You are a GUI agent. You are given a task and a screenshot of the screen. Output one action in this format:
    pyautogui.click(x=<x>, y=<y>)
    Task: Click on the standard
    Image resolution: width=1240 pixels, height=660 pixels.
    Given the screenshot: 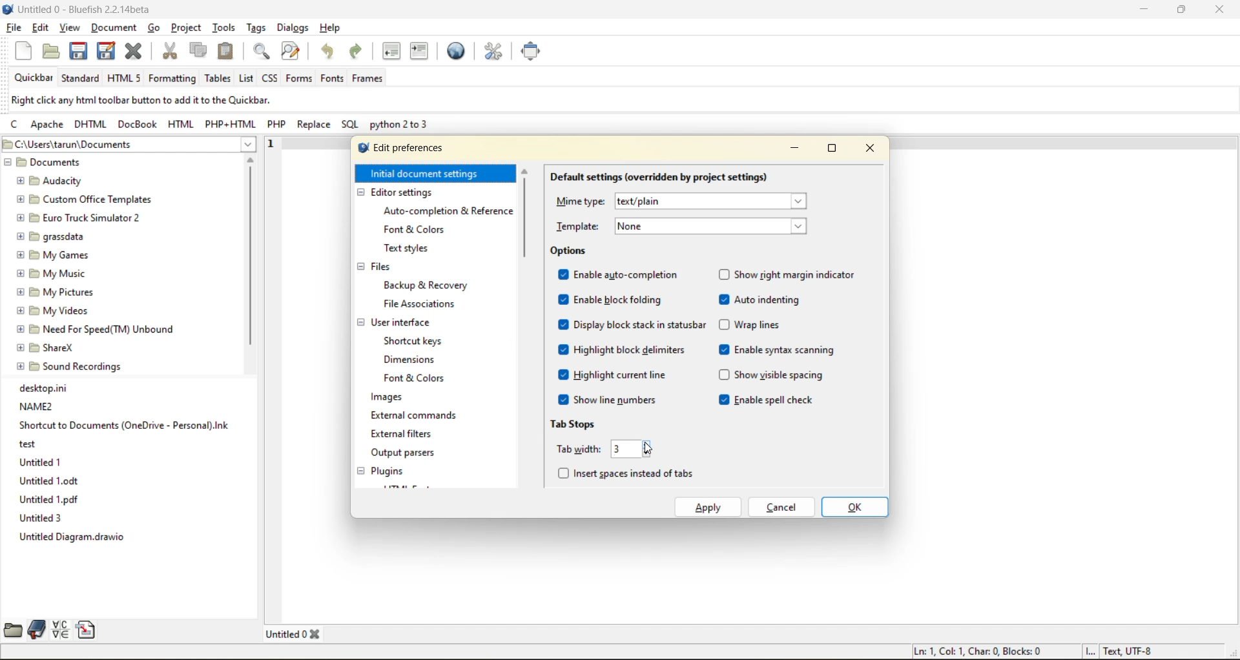 What is the action you would take?
    pyautogui.click(x=81, y=80)
    